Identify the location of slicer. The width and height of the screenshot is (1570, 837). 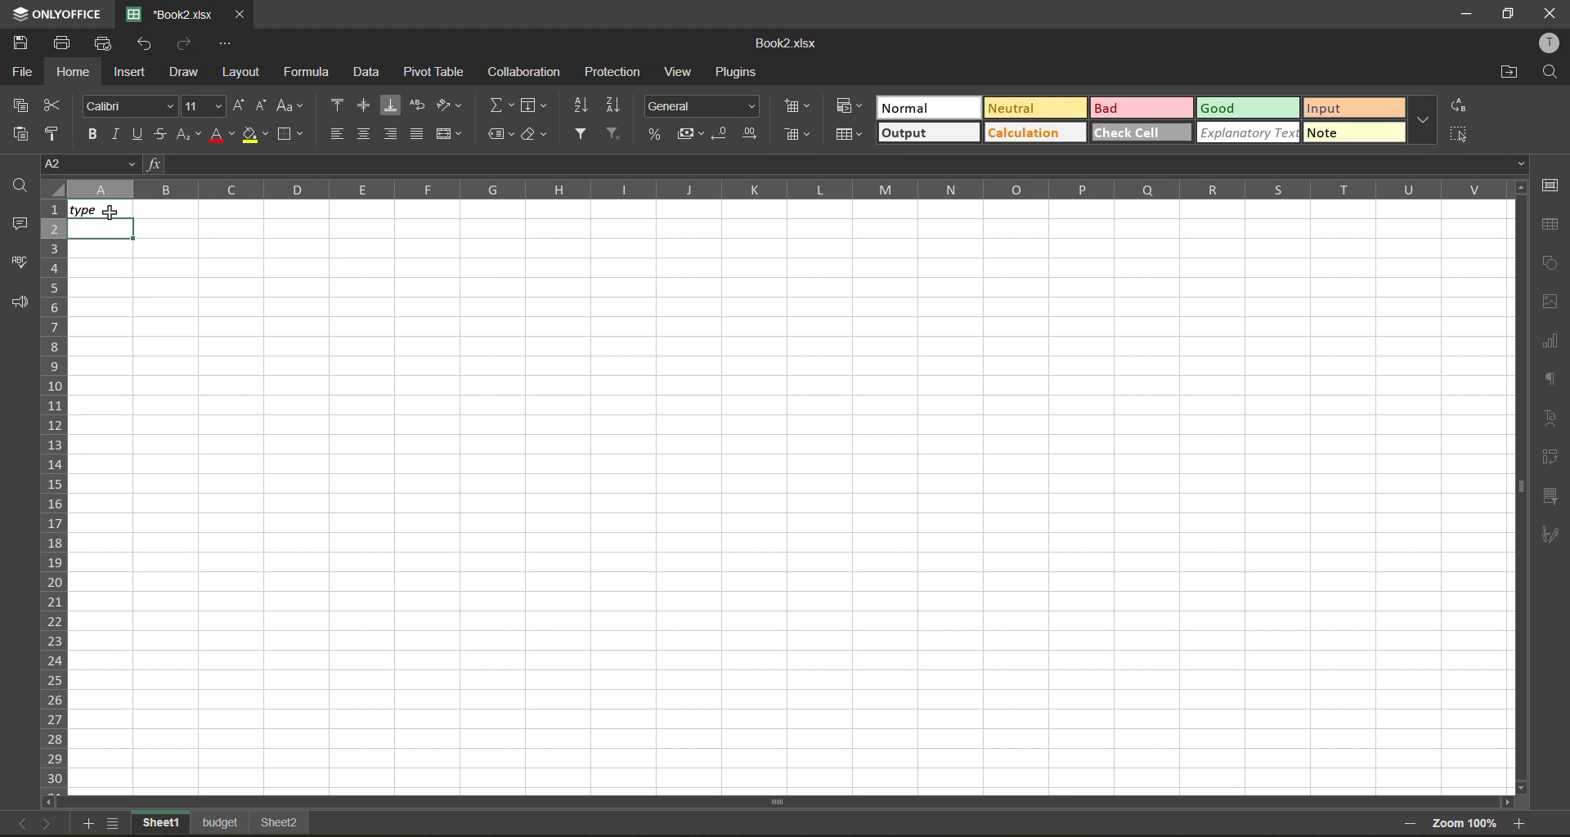
(1554, 496).